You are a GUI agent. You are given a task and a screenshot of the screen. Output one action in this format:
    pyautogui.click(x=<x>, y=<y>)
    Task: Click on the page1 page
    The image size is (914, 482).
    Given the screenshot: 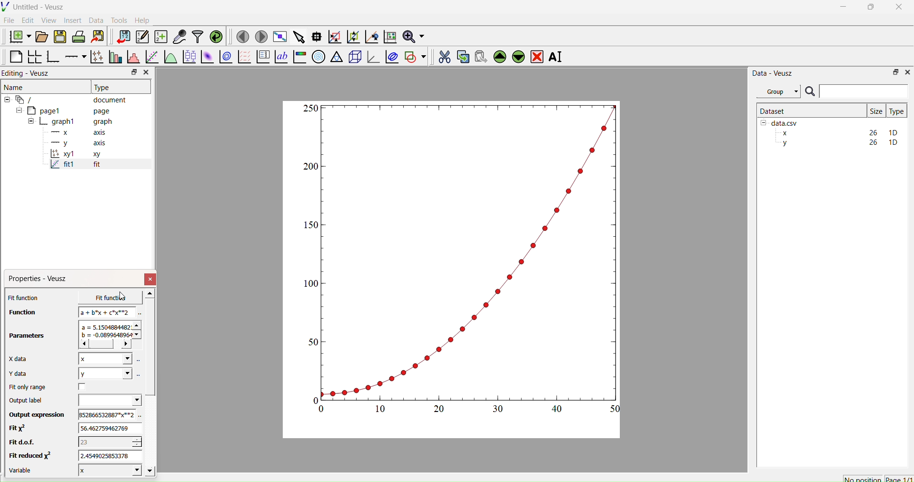 What is the action you would take?
    pyautogui.click(x=63, y=110)
    